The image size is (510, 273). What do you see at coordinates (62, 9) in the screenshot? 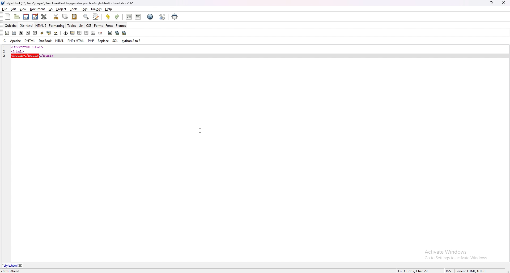
I see `project` at bounding box center [62, 9].